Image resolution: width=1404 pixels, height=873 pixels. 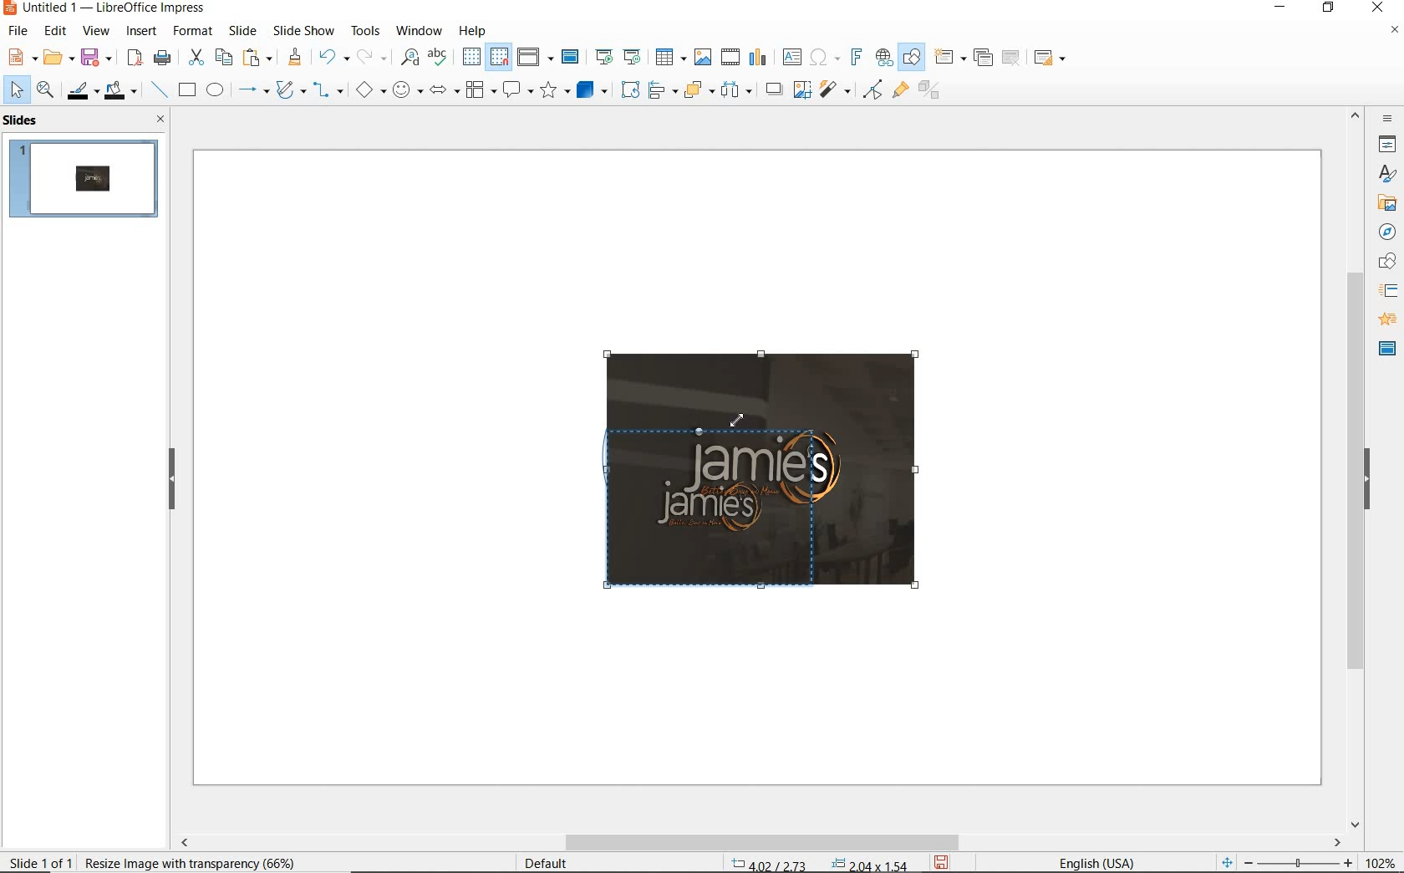 I want to click on rotate, so click(x=628, y=89).